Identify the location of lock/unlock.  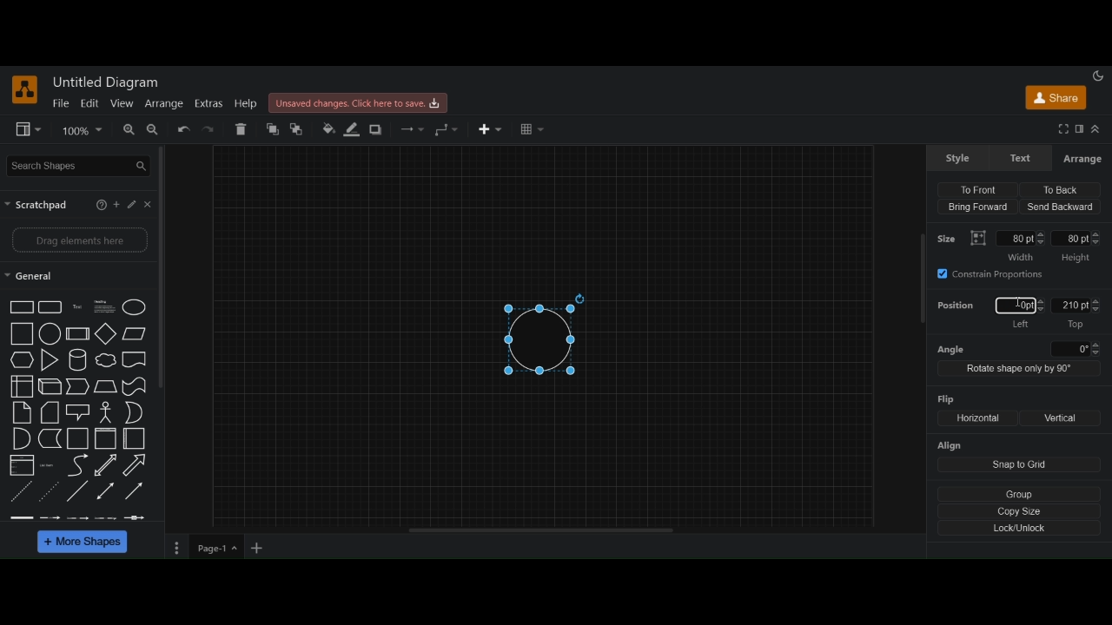
(1021, 529).